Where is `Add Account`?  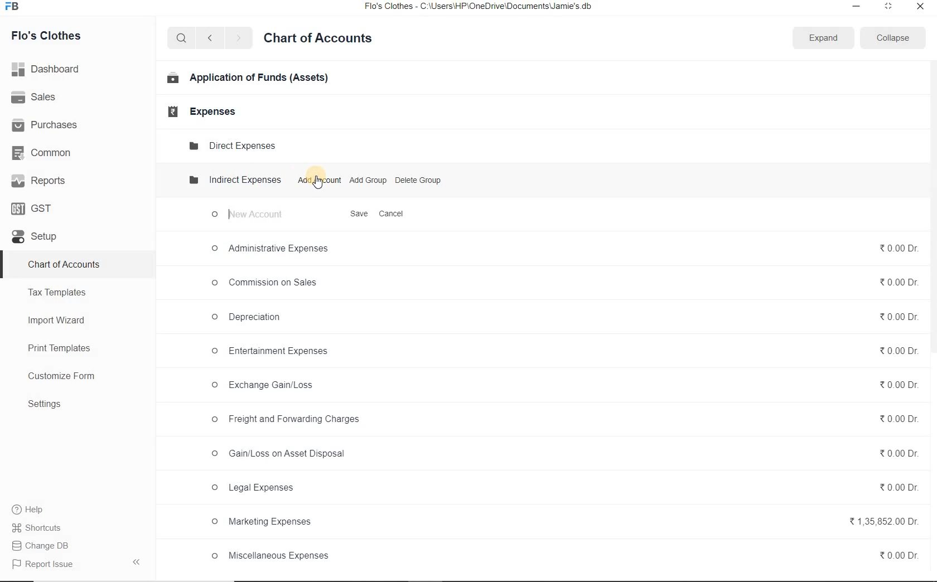
Add Account is located at coordinates (317, 181).